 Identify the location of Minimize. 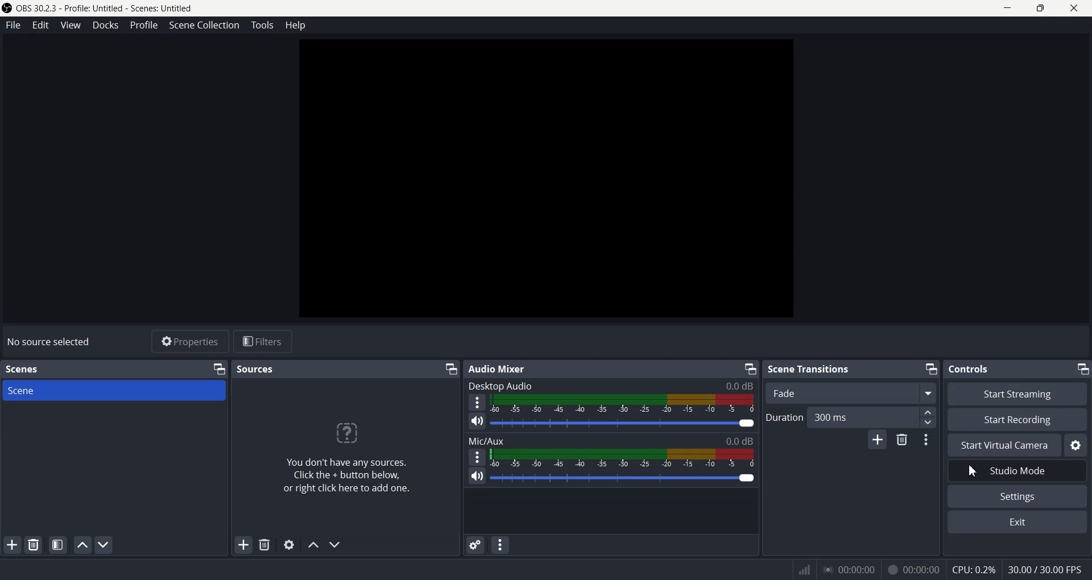
(1083, 369).